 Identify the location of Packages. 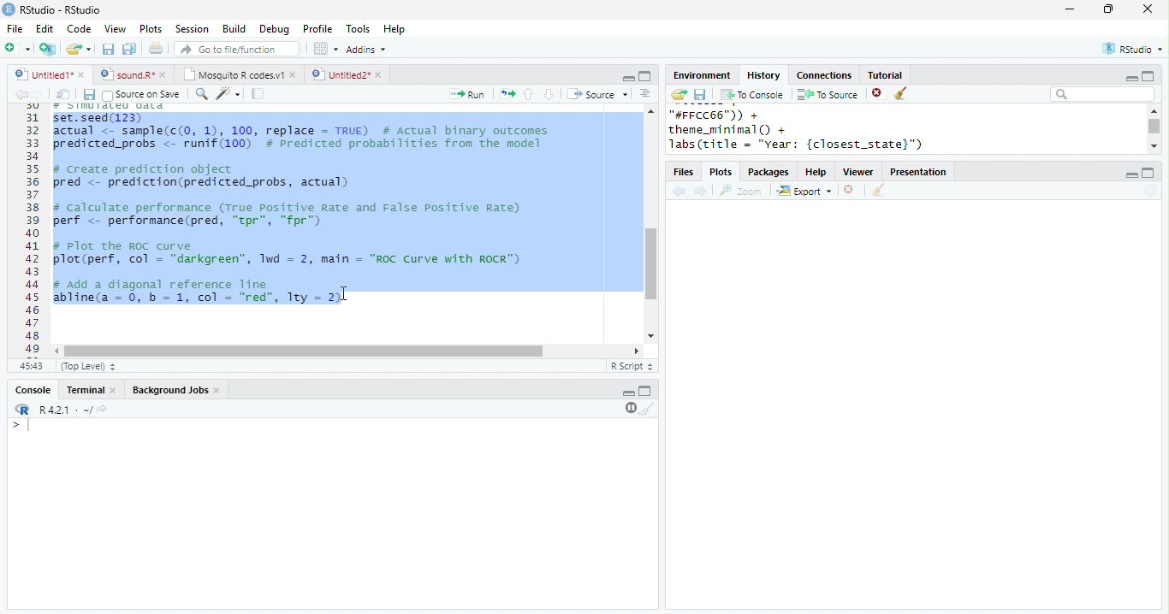
(768, 173).